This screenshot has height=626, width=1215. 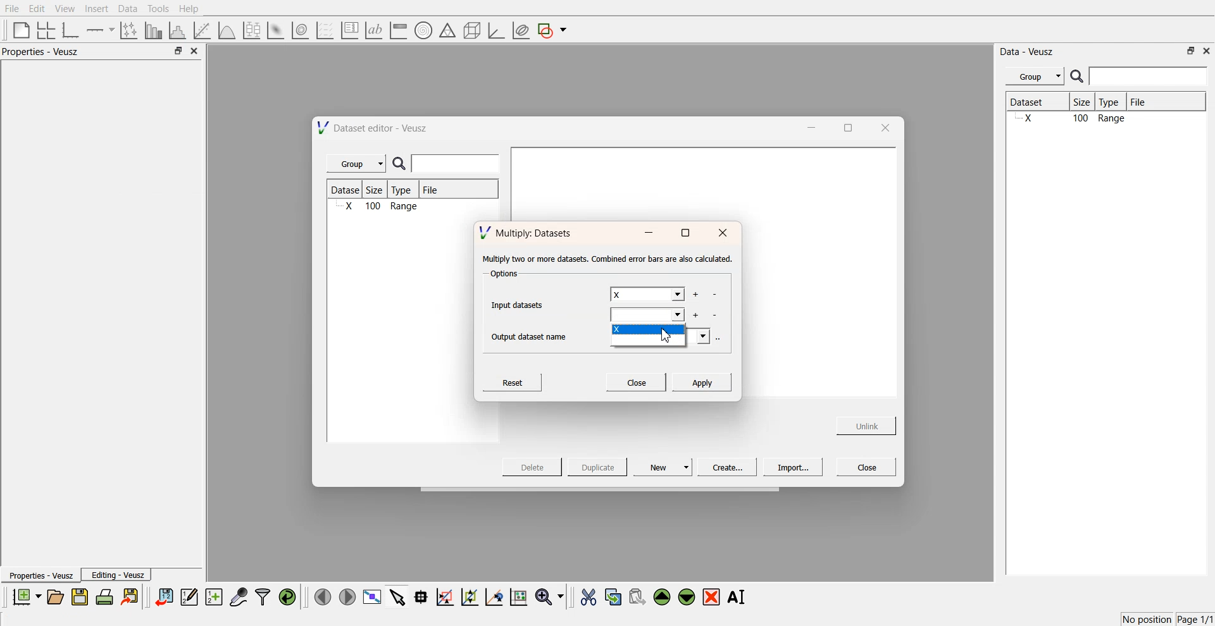 I want to click on File, so click(x=432, y=192).